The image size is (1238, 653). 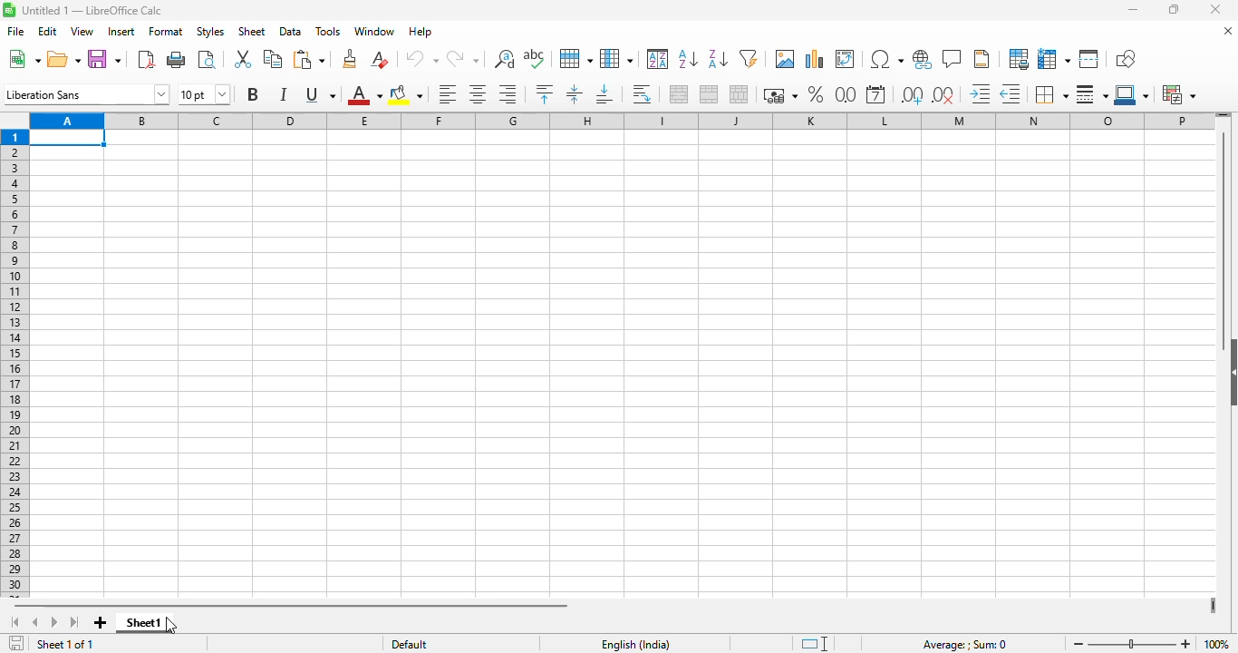 I want to click on define print area, so click(x=1019, y=59).